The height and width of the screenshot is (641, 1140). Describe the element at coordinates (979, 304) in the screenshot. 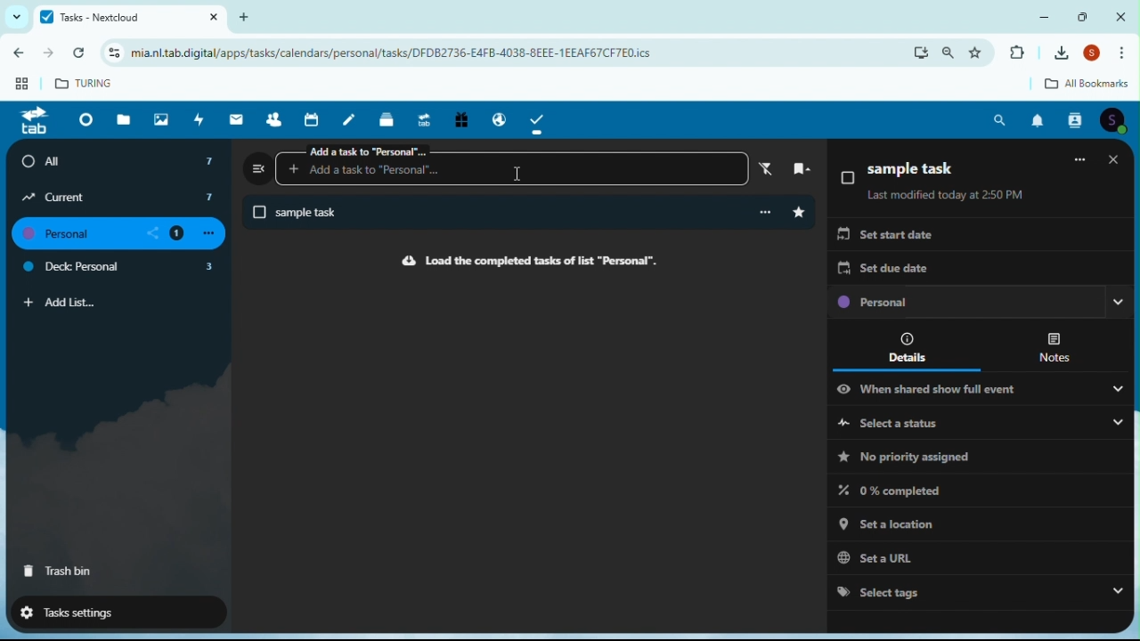

I see `Personal` at that location.